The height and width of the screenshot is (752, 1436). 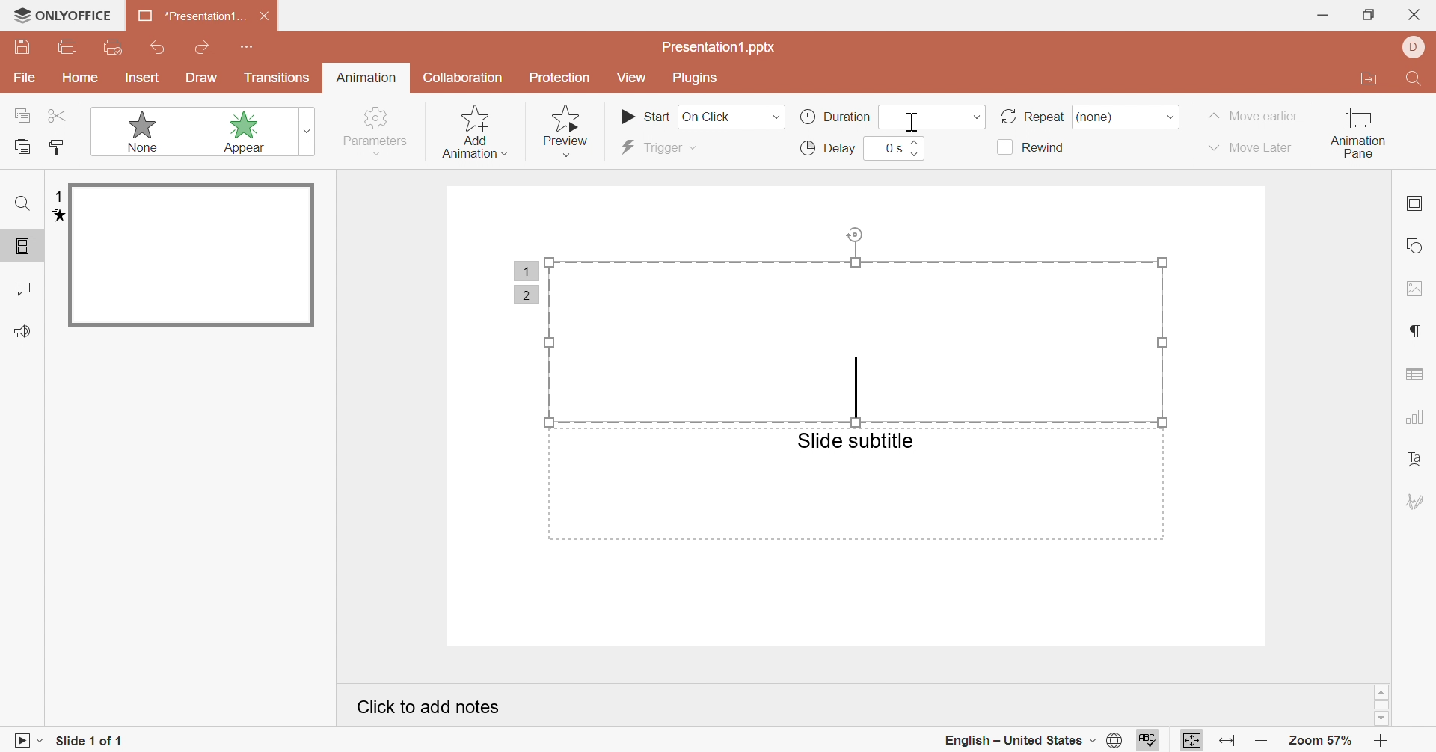 What do you see at coordinates (1384, 742) in the screenshot?
I see `zoom in` at bounding box center [1384, 742].